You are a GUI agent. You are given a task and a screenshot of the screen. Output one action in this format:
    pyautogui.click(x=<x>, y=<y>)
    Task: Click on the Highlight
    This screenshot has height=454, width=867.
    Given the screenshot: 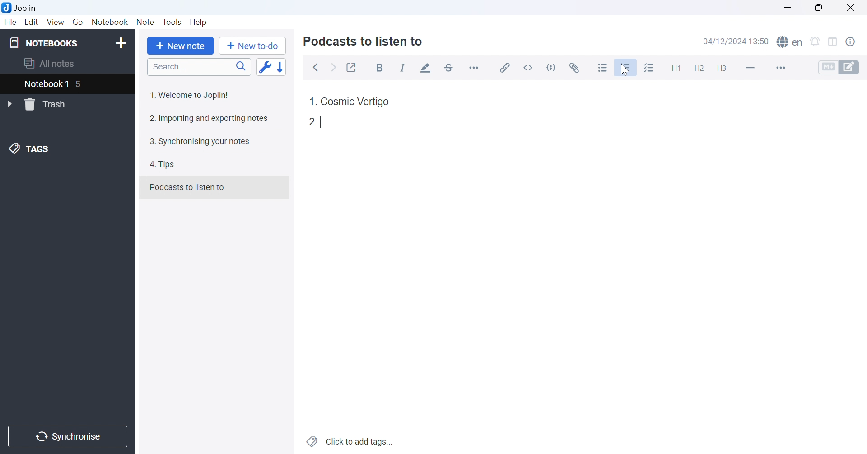 What is the action you would take?
    pyautogui.click(x=427, y=68)
    